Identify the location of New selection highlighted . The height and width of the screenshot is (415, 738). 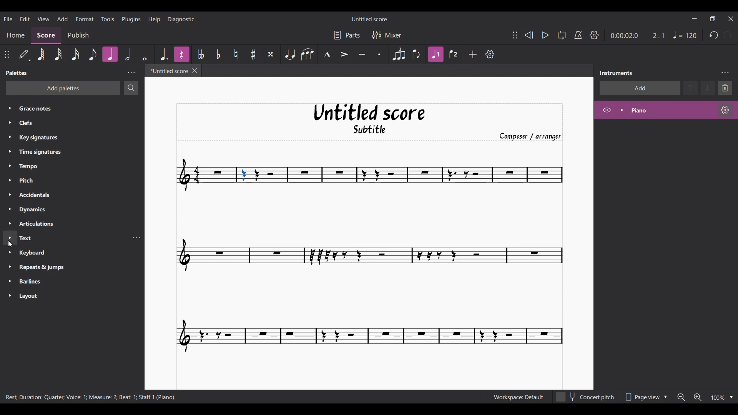
(10, 238).